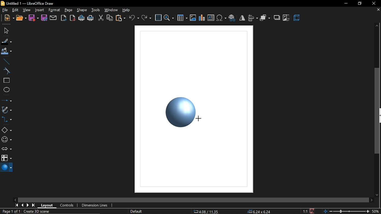  I want to click on export as pdf, so click(72, 18).